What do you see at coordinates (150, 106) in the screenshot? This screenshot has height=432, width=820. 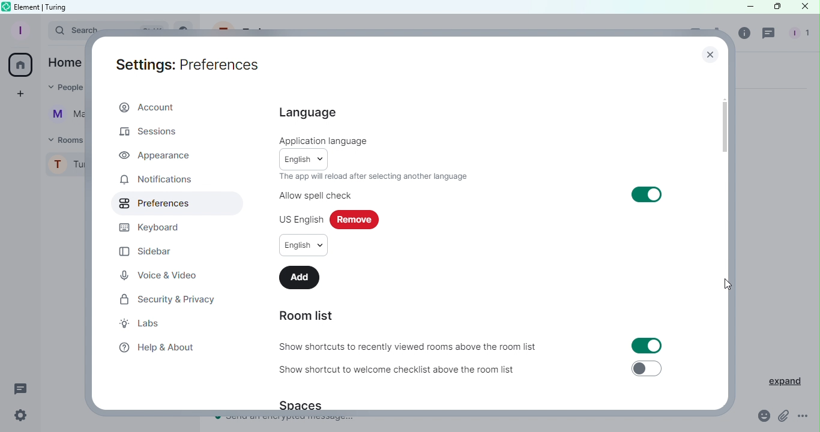 I see `Account` at bounding box center [150, 106].